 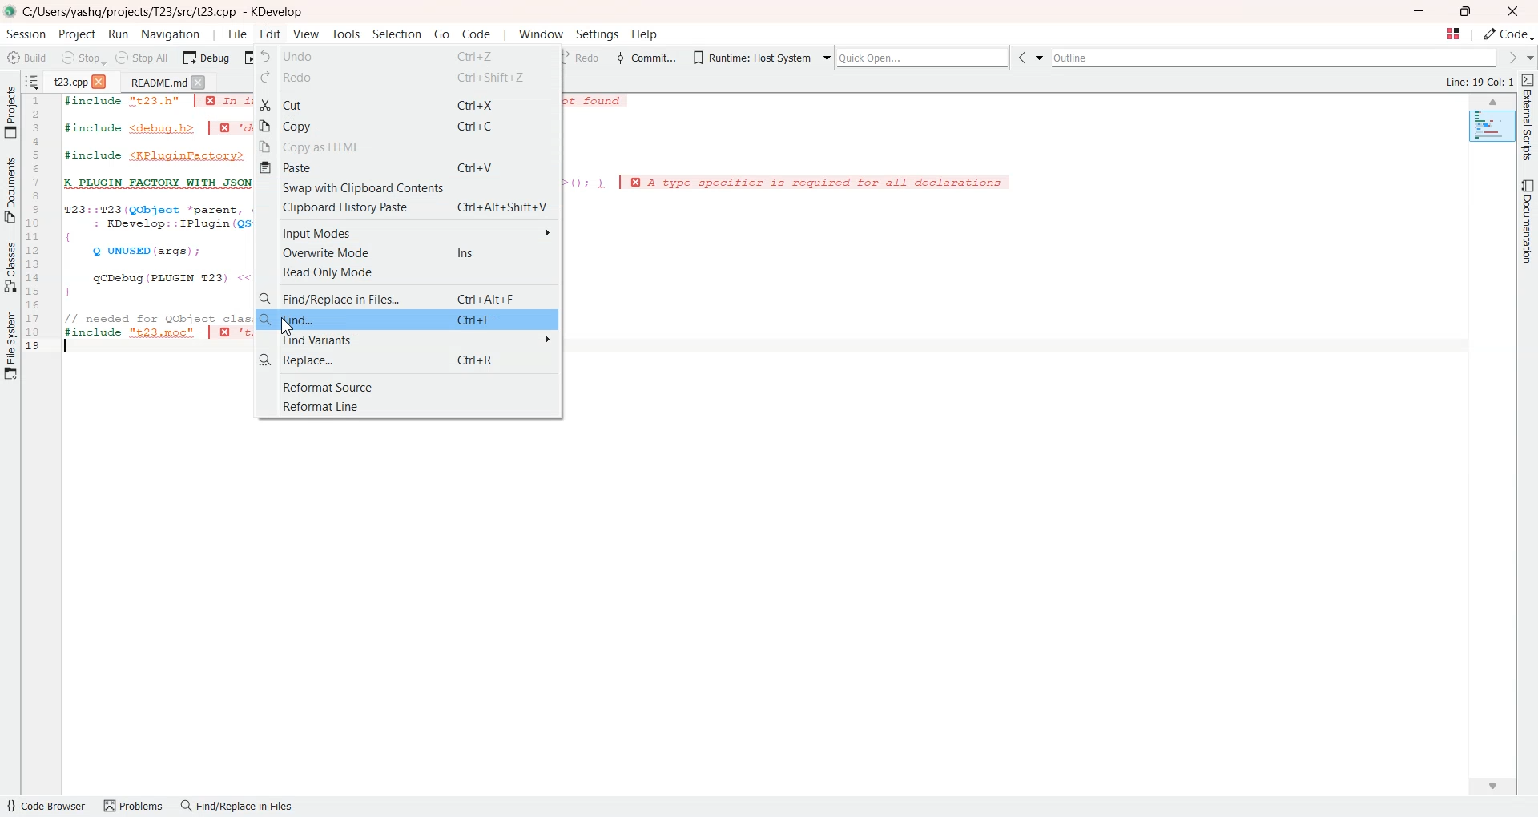 What do you see at coordinates (199, 82) in the screenshot?
I see `Close` at bounding box center [199, 82].